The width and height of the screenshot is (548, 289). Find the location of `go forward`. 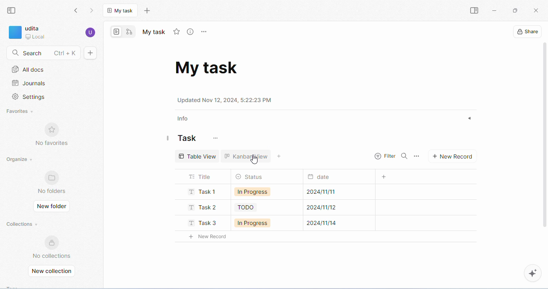

go forward is located at coordinates (94, 10).